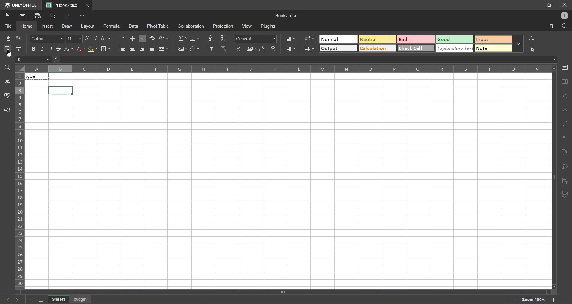 This screenshot has height=304, width=572. What do you see at coordinates (262, 49) in the screenshot?
I see `decrease decimal` at bounding box center [262, 49].